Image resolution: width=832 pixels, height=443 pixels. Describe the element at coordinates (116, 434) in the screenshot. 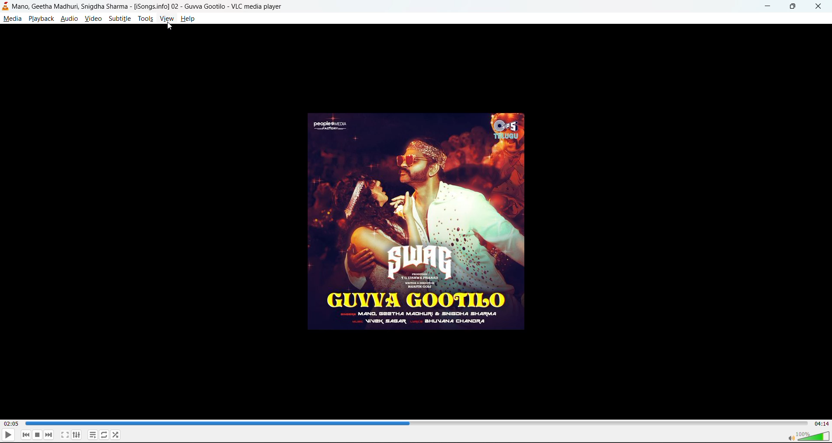

I see `random` at that location.